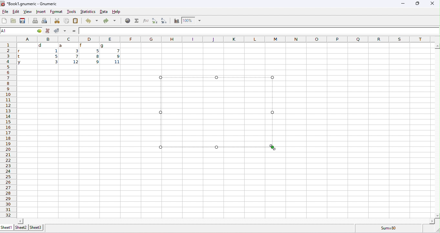  What do you see at coordinates (136, 21) in the screenshot?
I see `select function` at bounding box center [136, 21].